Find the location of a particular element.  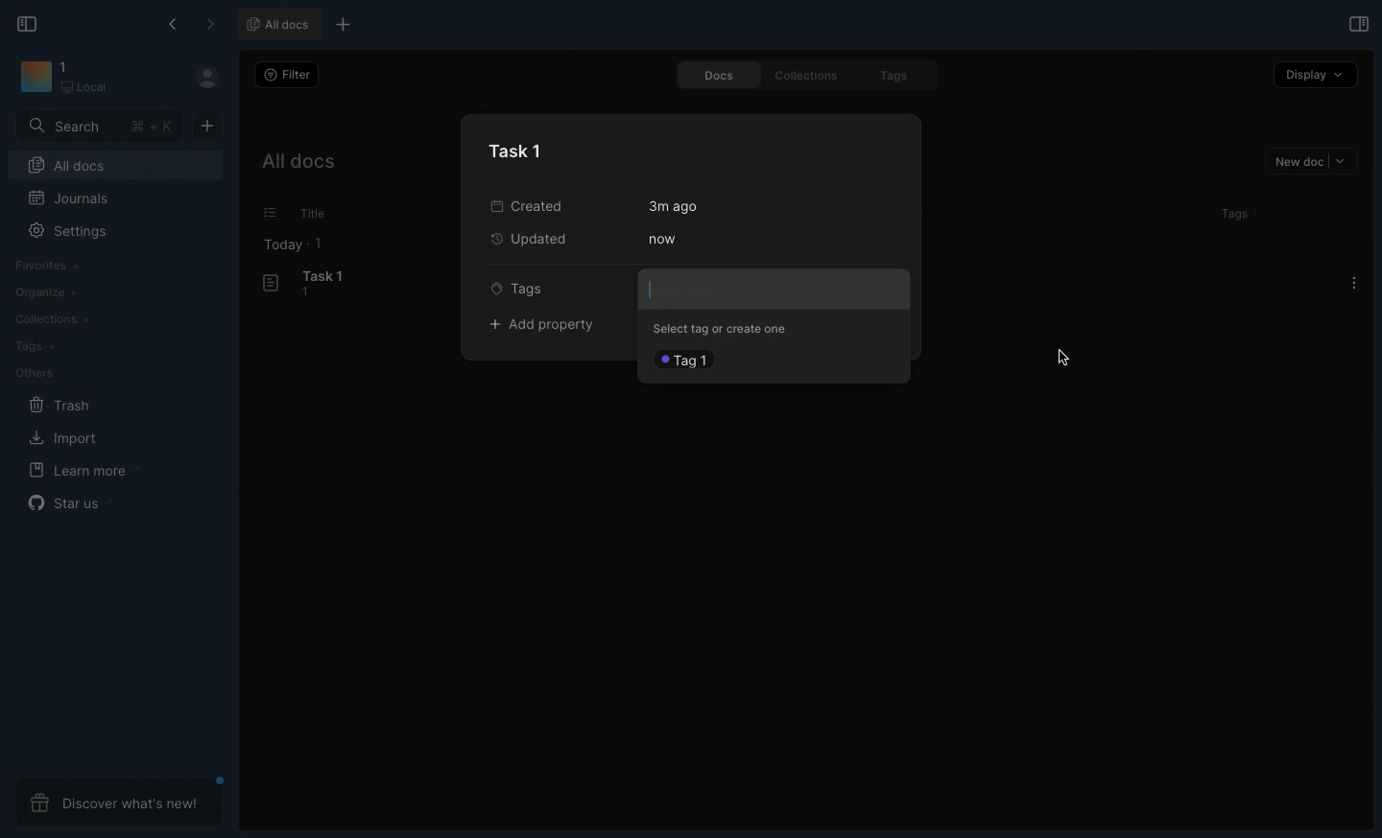

All docs is located at coordinates (281, 26).